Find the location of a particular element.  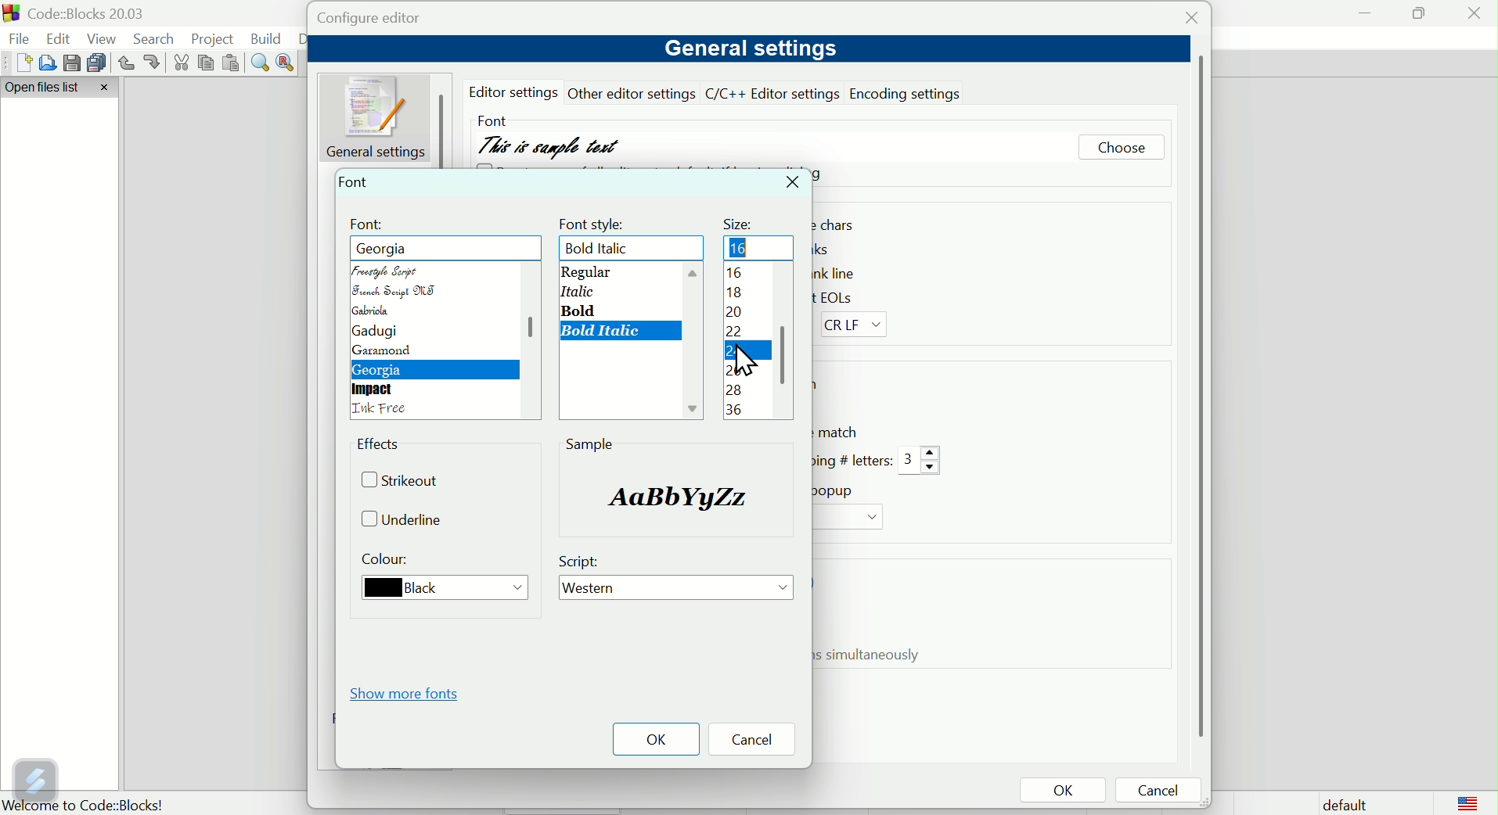

Georgia is located at coordinates (381, 371).